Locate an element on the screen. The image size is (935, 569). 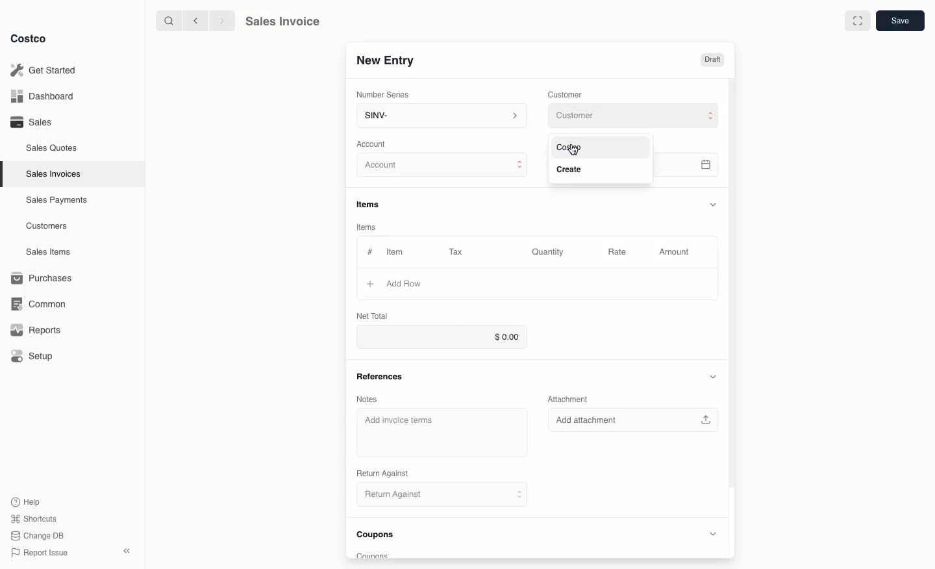
Setup is located at coordinates (33, 357).